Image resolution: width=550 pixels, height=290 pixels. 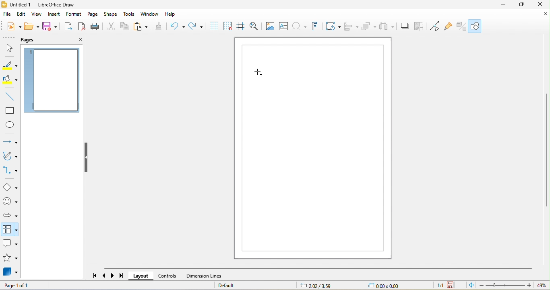 I want to click on scroll to previous page, so click(x=105, y=276).